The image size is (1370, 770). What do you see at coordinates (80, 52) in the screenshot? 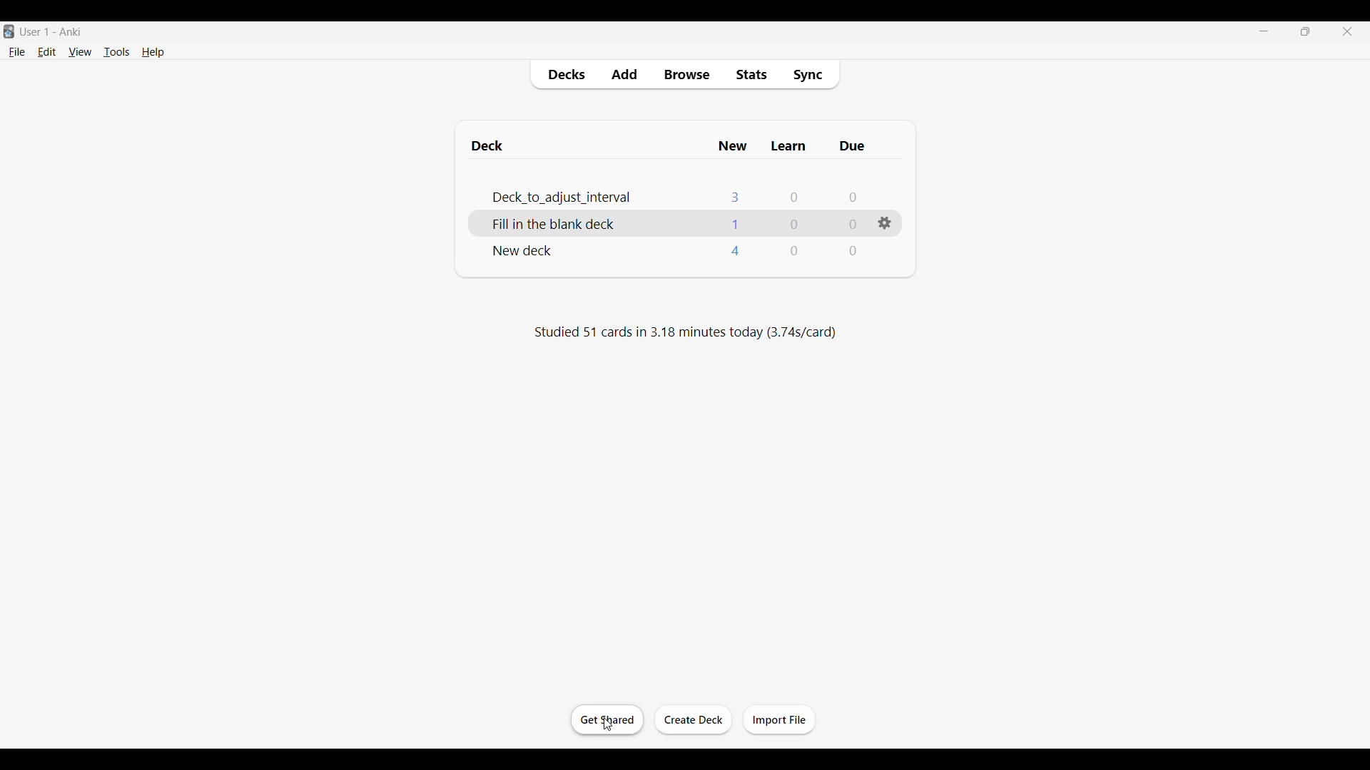
I see `View menu` at bounding box center [80, 52].